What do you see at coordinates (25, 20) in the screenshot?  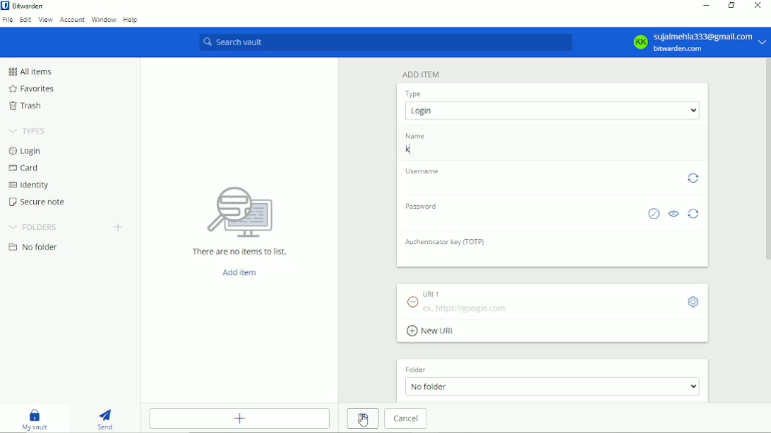 I see `Edit` at bounding box center [25, 20].